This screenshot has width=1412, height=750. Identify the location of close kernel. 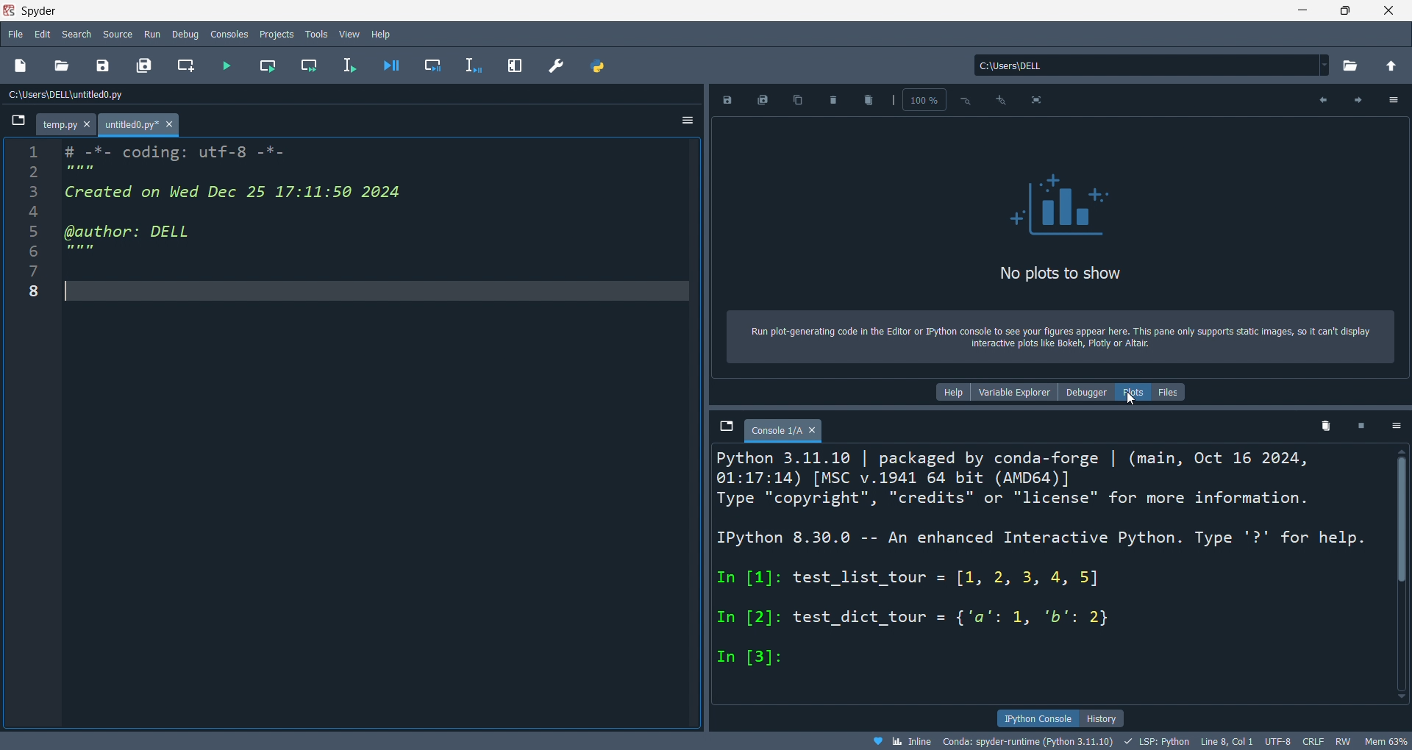
(1363, 424).